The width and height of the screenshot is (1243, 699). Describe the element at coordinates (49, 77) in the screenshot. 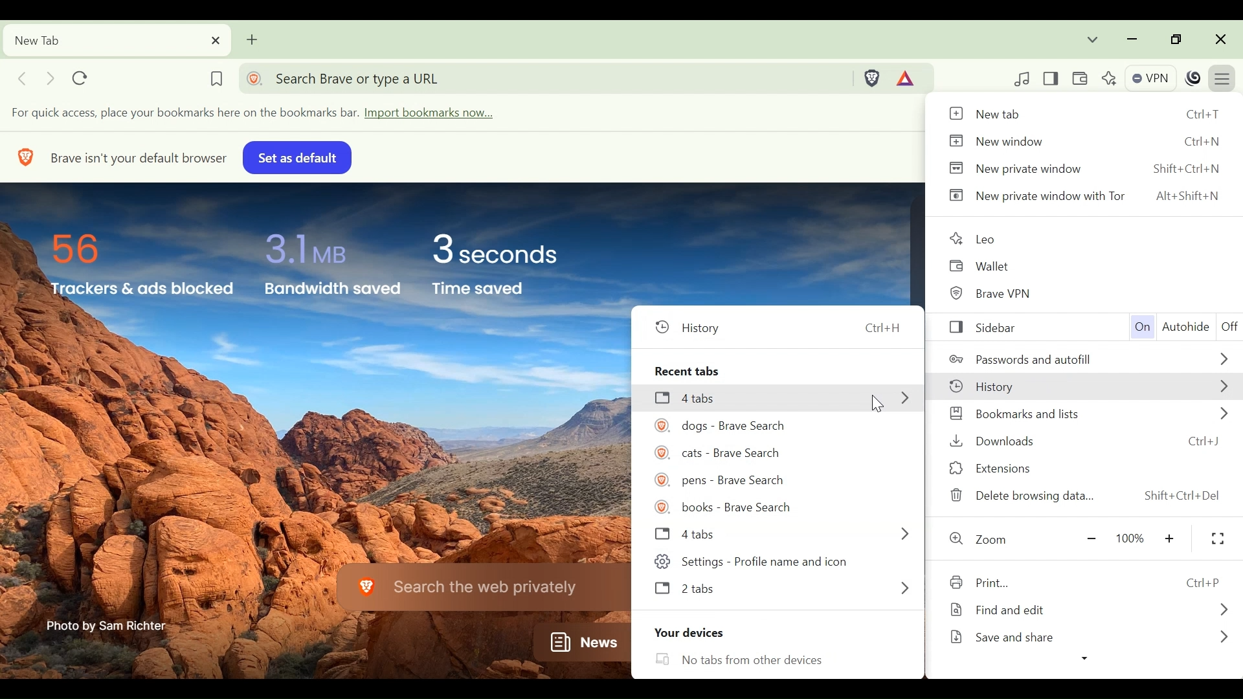

I see `Click to go forward` at that location.